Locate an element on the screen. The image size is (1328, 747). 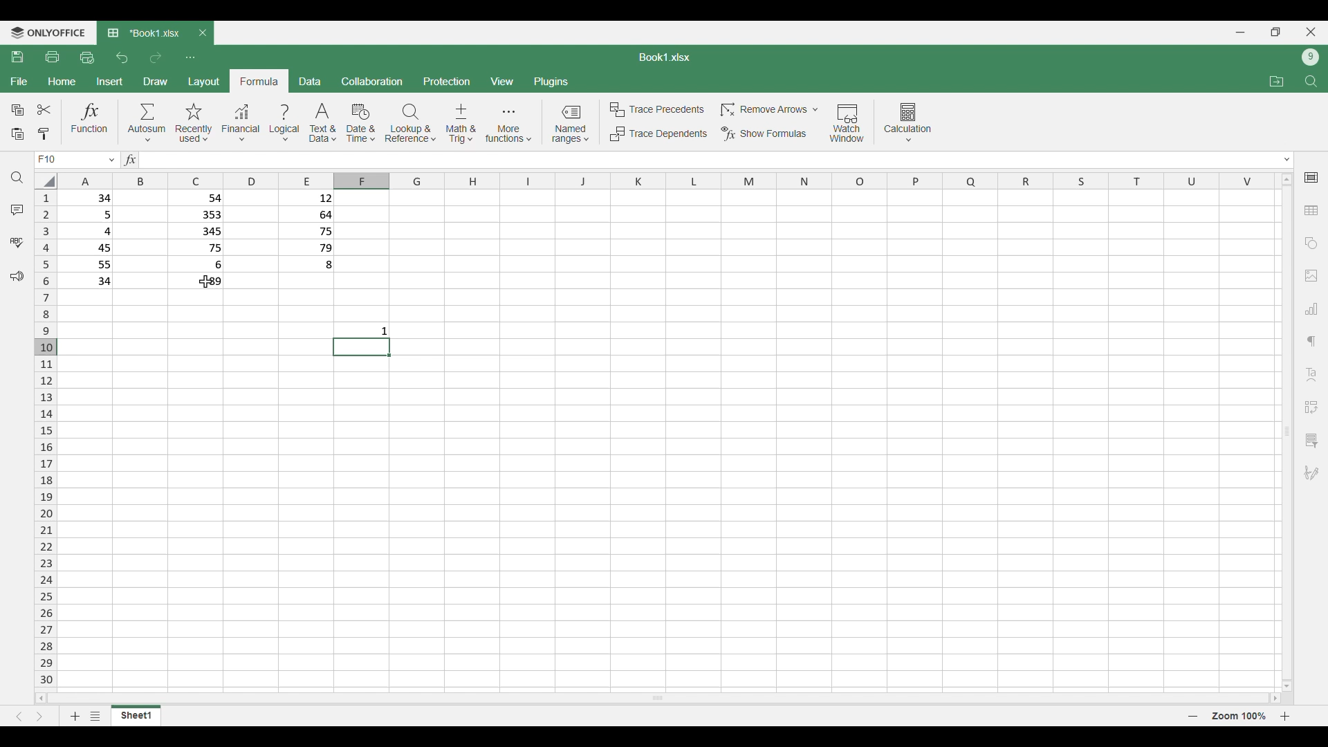
Vertical slide bar is located at coordinates (1288, 432).